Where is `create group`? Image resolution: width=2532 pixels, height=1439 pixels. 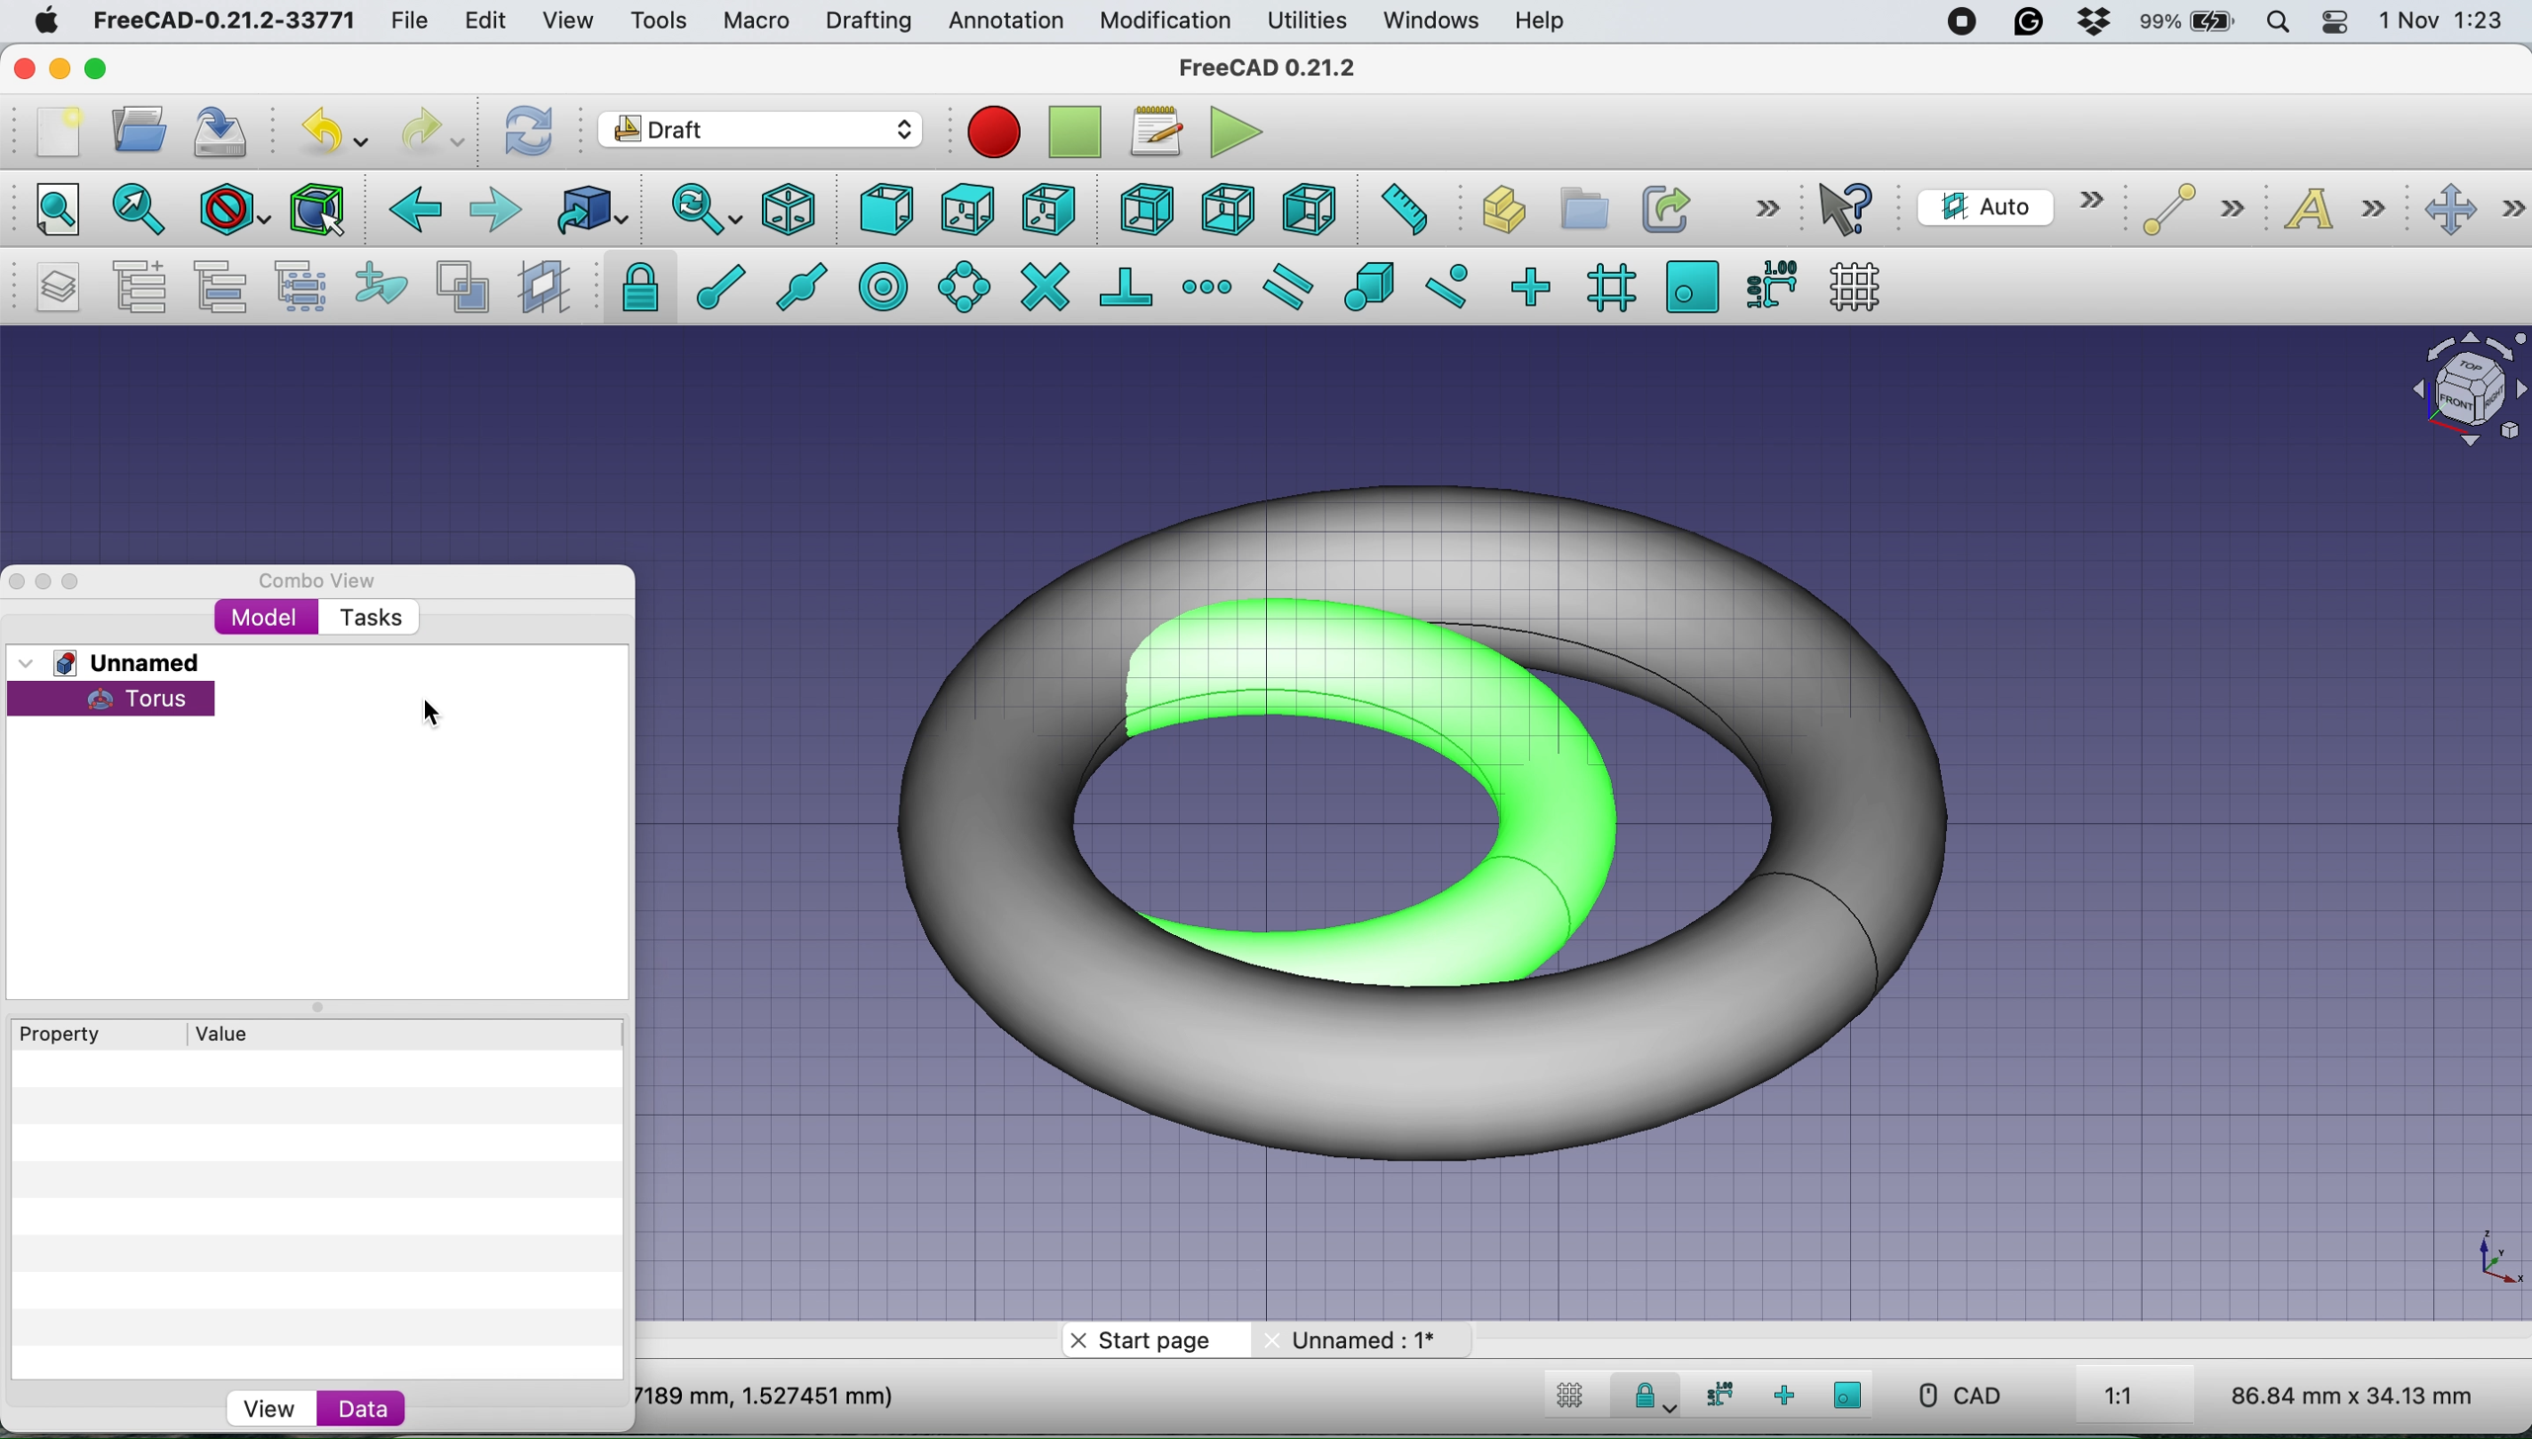
create group is located at coordinates (1578, 206).